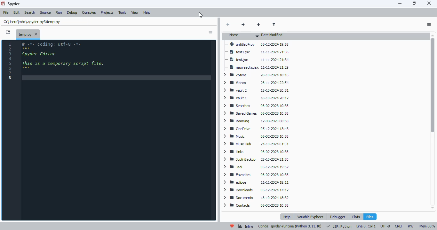 The height and width of the screenshot is (230, 437). I want to click on Zotero, so click(256, 75).